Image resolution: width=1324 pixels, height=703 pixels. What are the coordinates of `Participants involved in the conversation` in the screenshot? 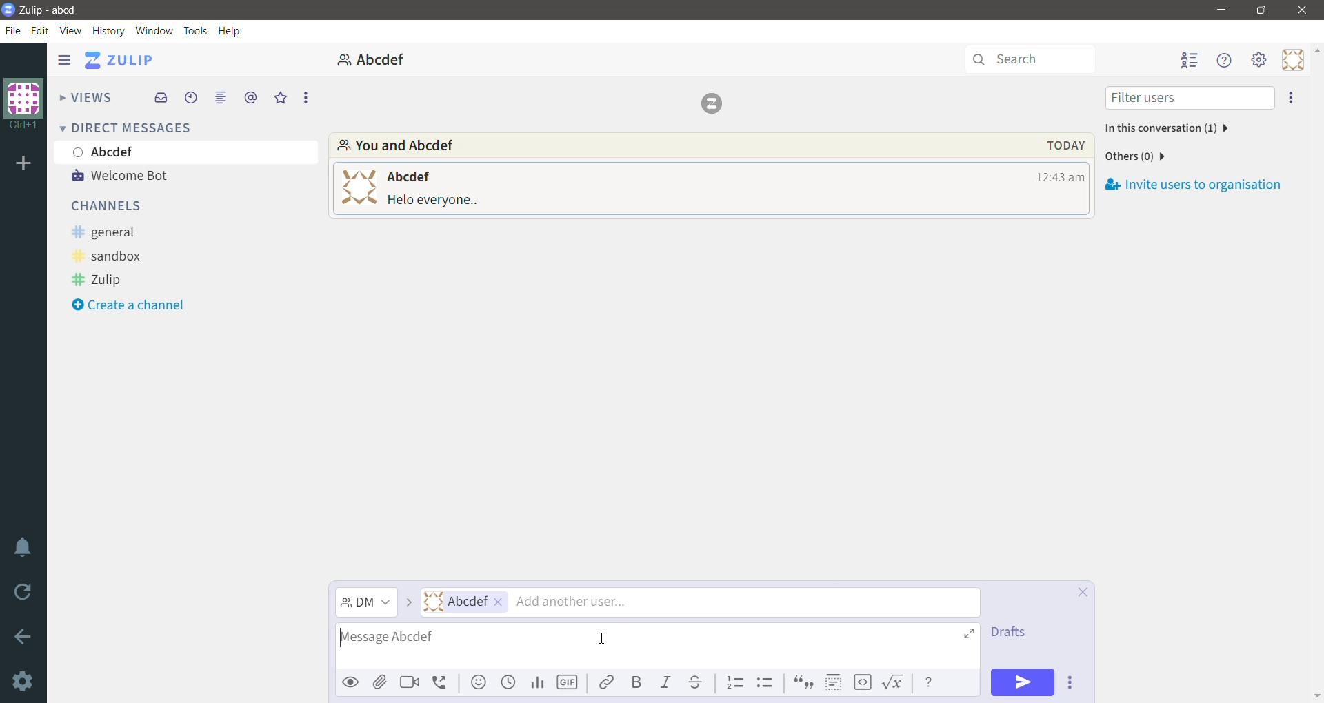 It's located at (652, 145).